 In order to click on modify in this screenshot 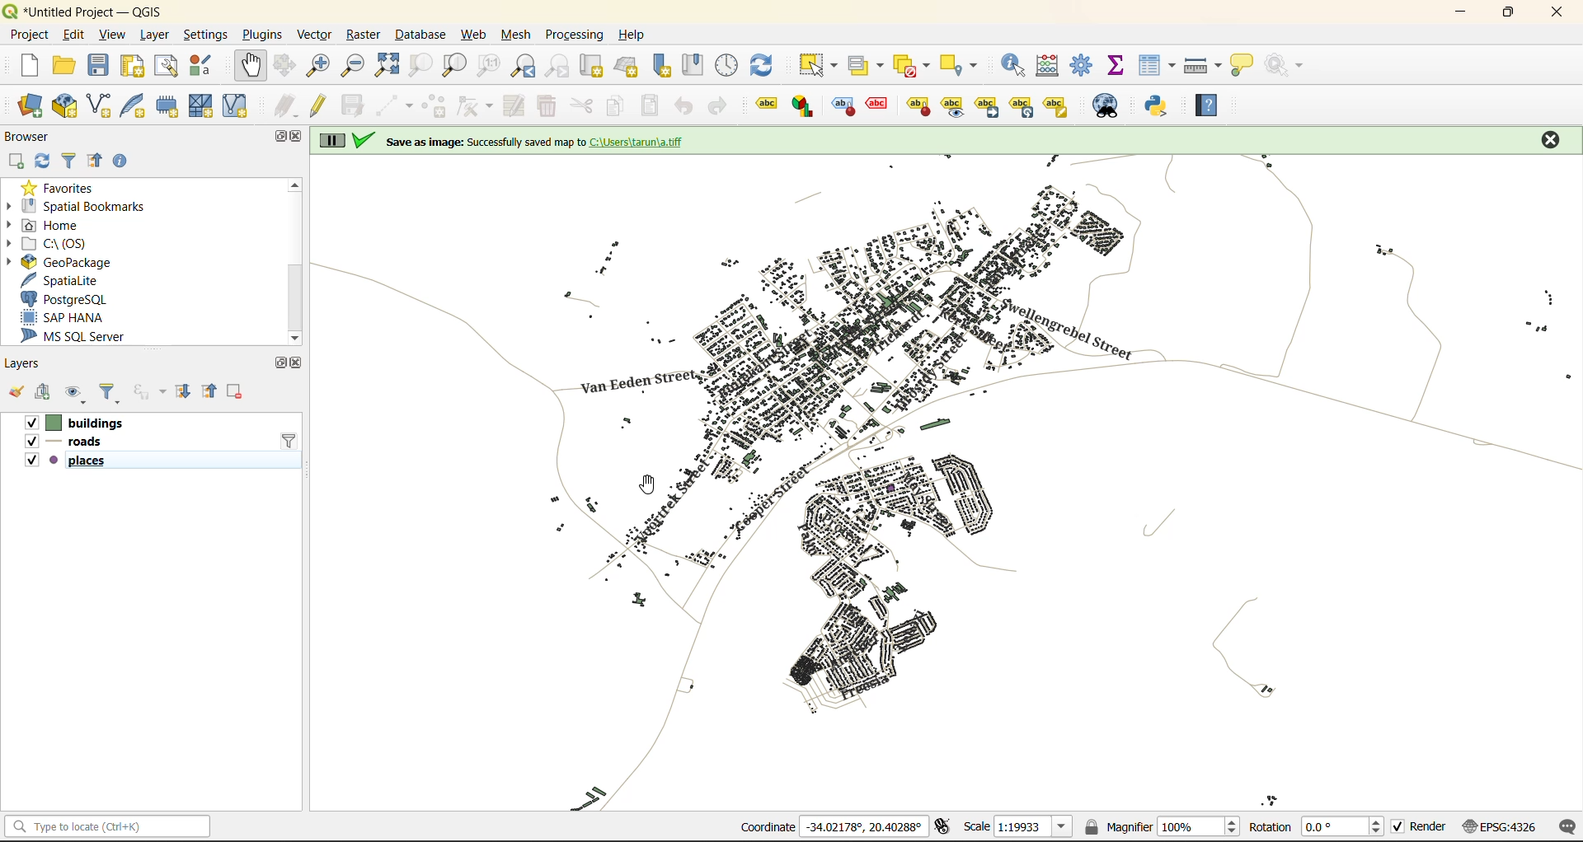, I will do `click(510, 105)`.